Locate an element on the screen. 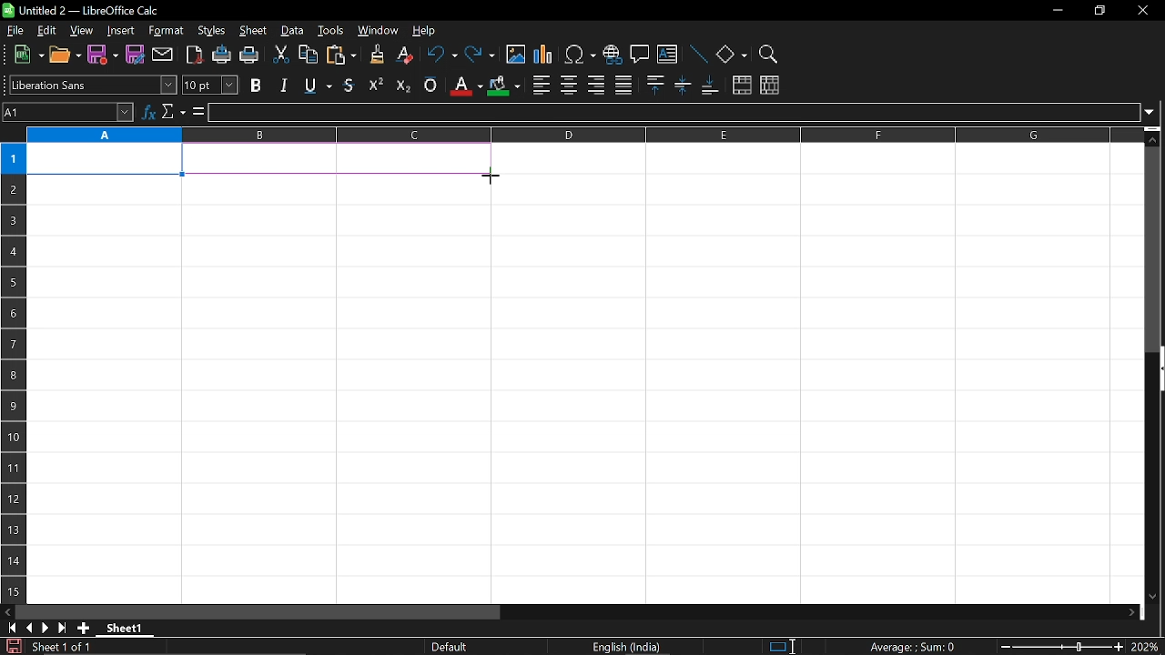 This screenshot has height=655, width=1165. insert comment is located at coordinates (639, 55).